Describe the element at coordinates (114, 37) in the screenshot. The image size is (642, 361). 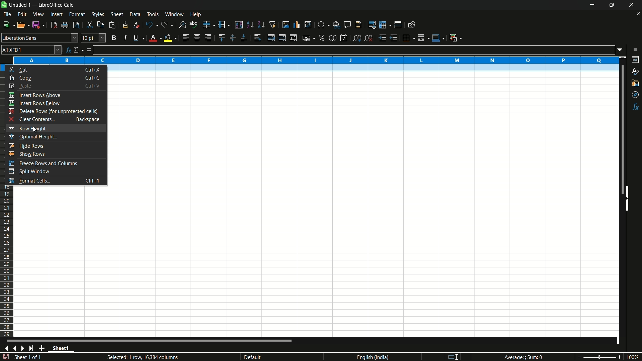
I see `bold` at that location.